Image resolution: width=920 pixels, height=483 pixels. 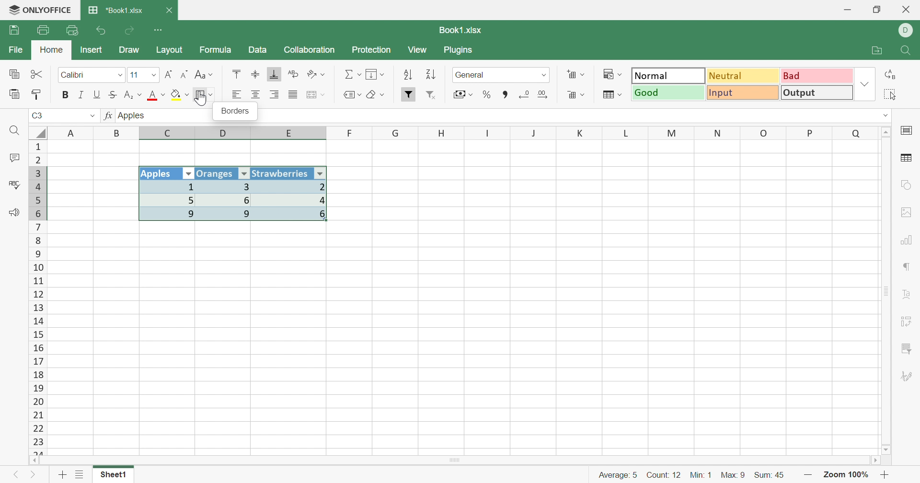 What do you see at coordinates (316, 95) in the screenshot?
I see `Insert columns` at bounding box center [316, 95].